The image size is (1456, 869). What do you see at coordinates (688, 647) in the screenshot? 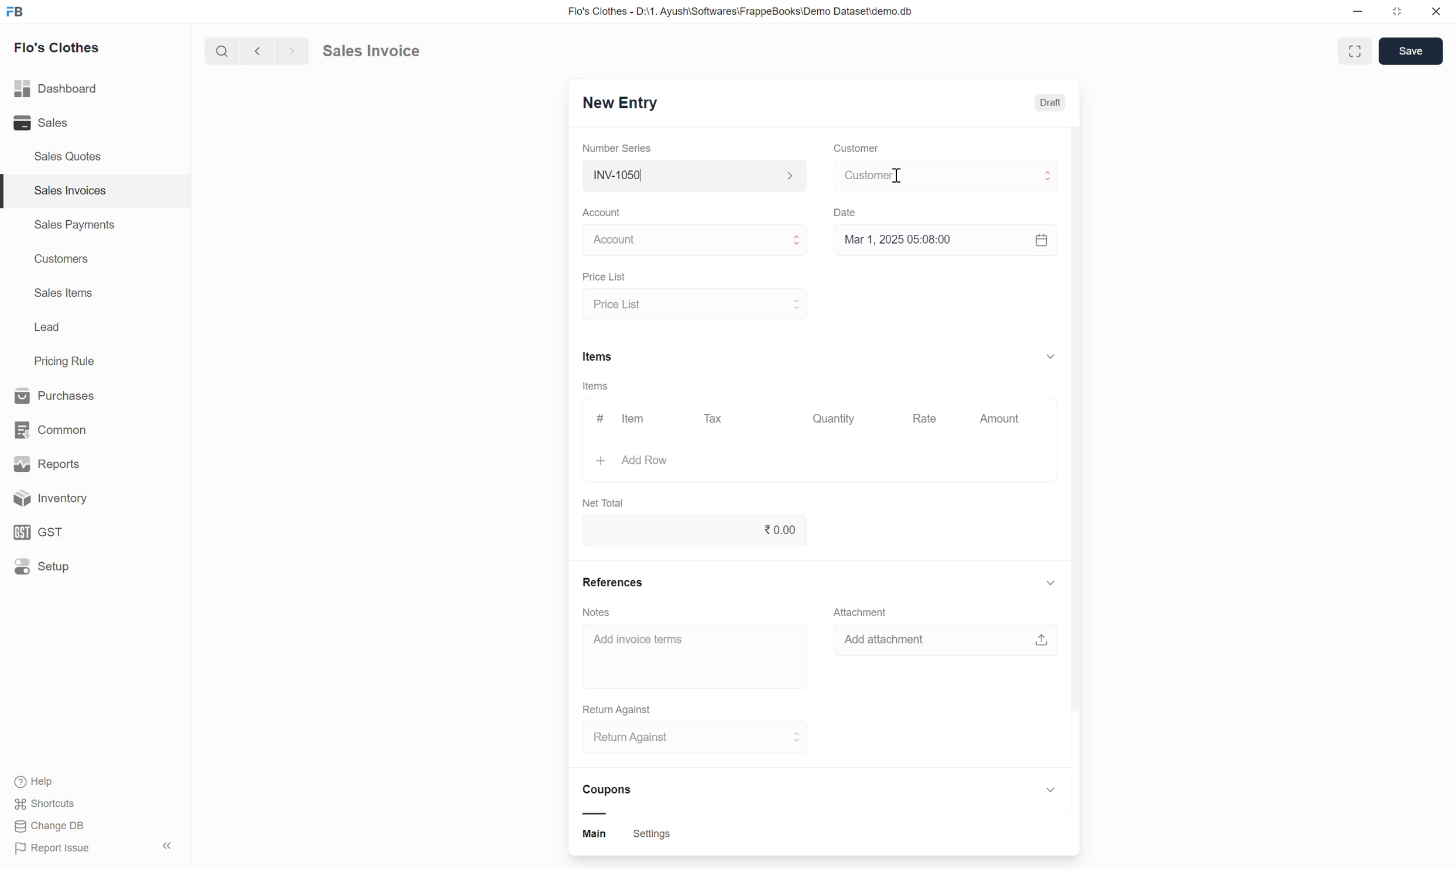
I see `Add invoice term input box` at bounding box center [688, 647].